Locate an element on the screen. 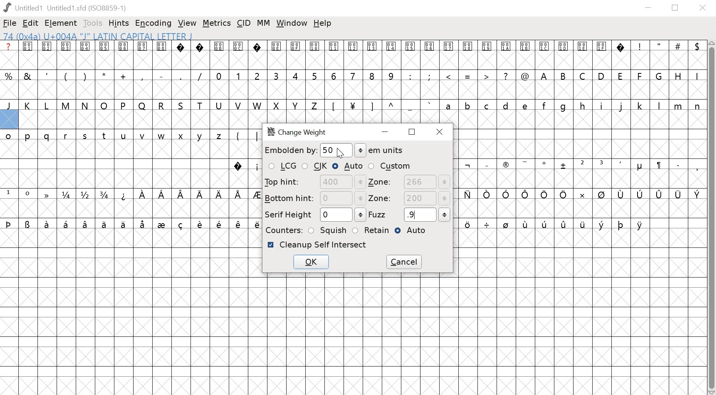 The height and width of the screenshot is (395, 716). CID is located at coordinates (244, 23).